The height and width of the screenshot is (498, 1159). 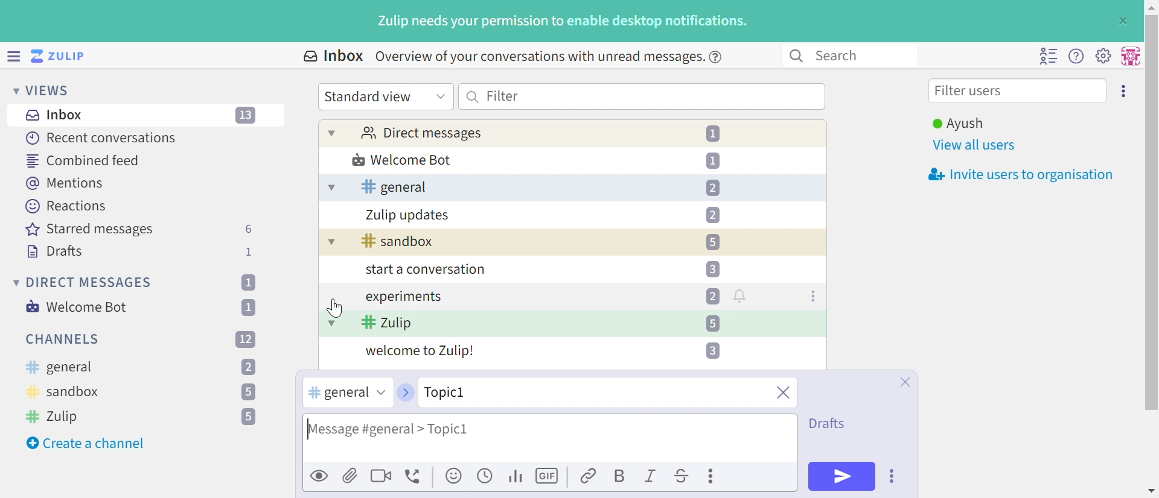 I want to click on Preview, so click(x=320, y=475).